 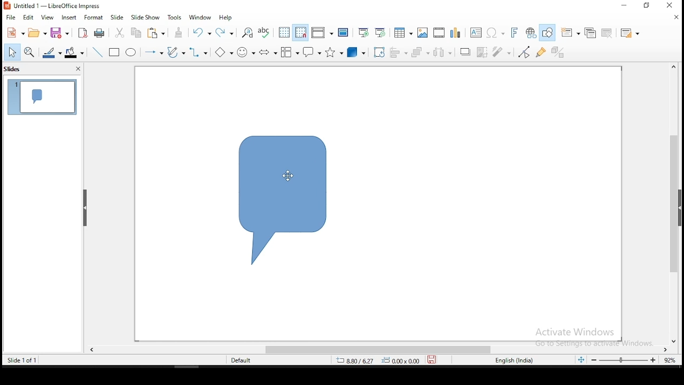 What do you see at coordinates (10, 17) in the screenshot?
I see `file` at bounding box center [10, 17].